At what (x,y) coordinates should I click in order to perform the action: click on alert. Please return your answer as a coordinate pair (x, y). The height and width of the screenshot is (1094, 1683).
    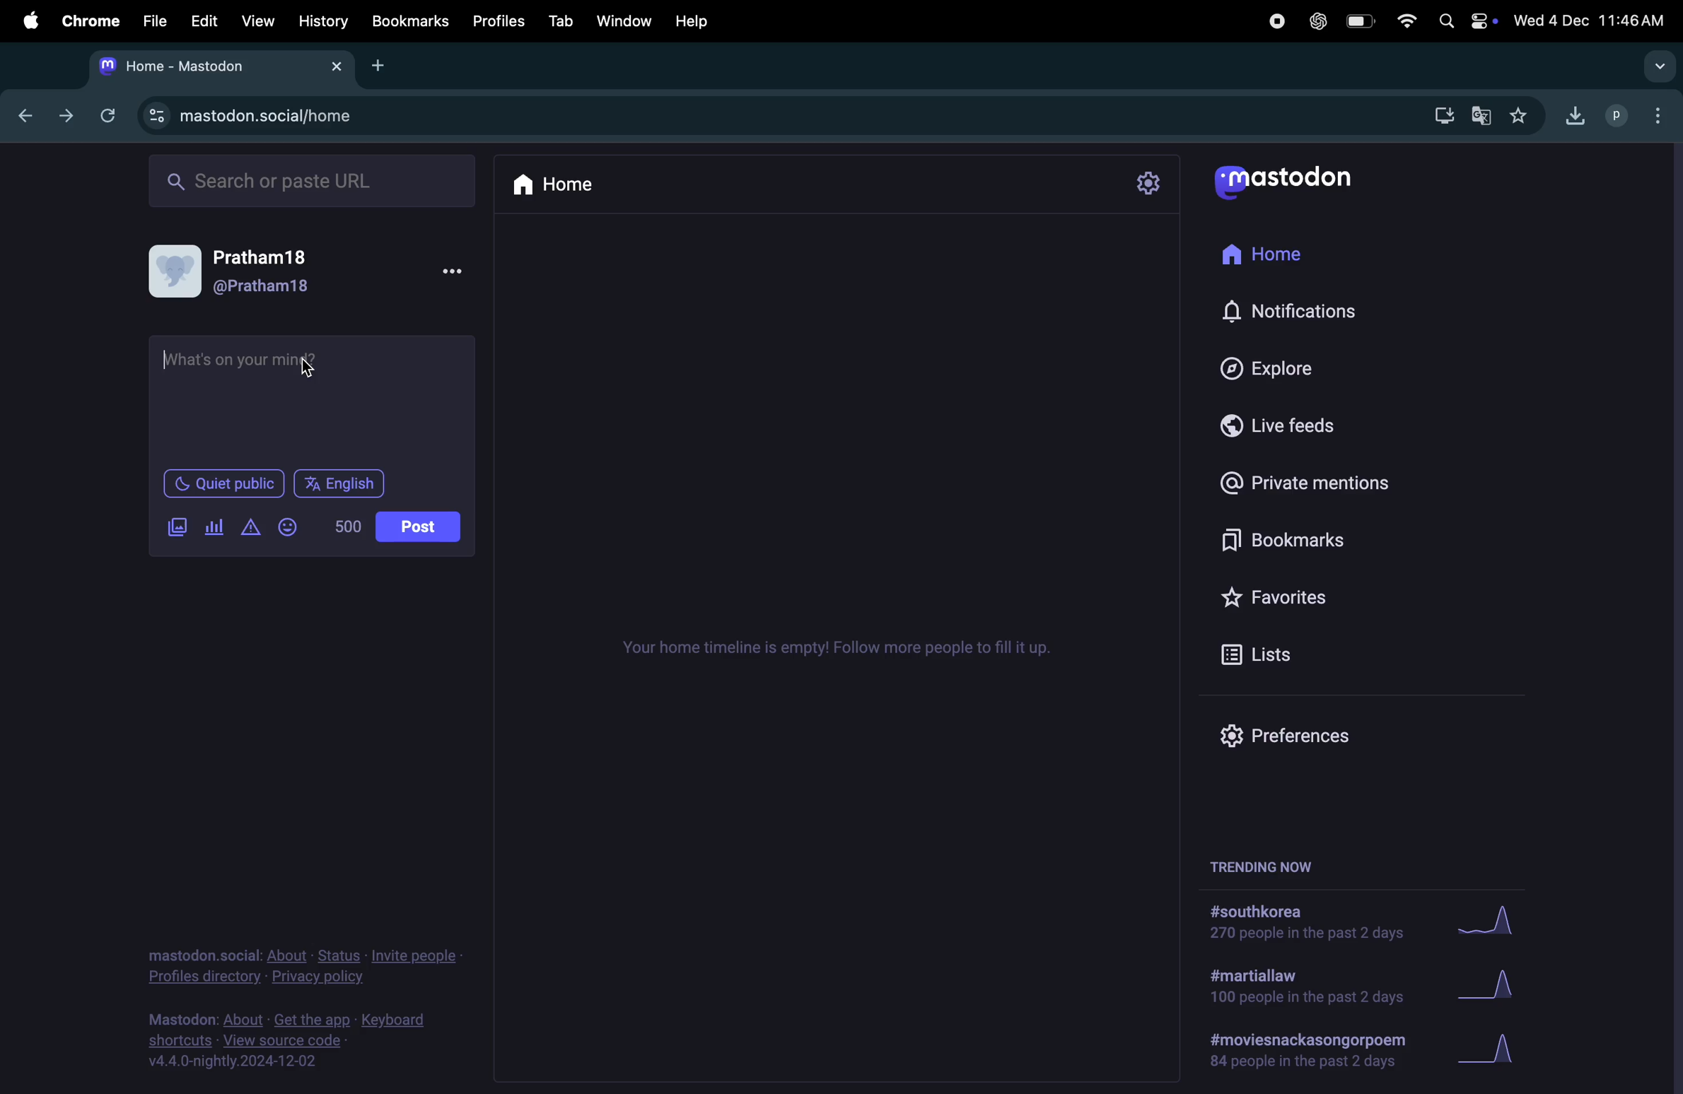
    Looking at the image, I should click on (254, 527).